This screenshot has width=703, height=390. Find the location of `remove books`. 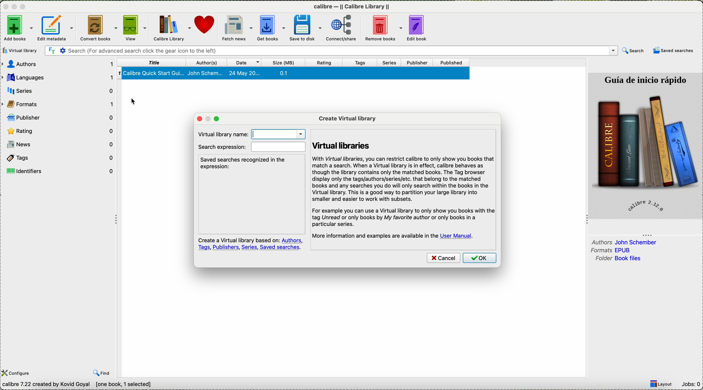

remove books is located at coordinates (384, 28).